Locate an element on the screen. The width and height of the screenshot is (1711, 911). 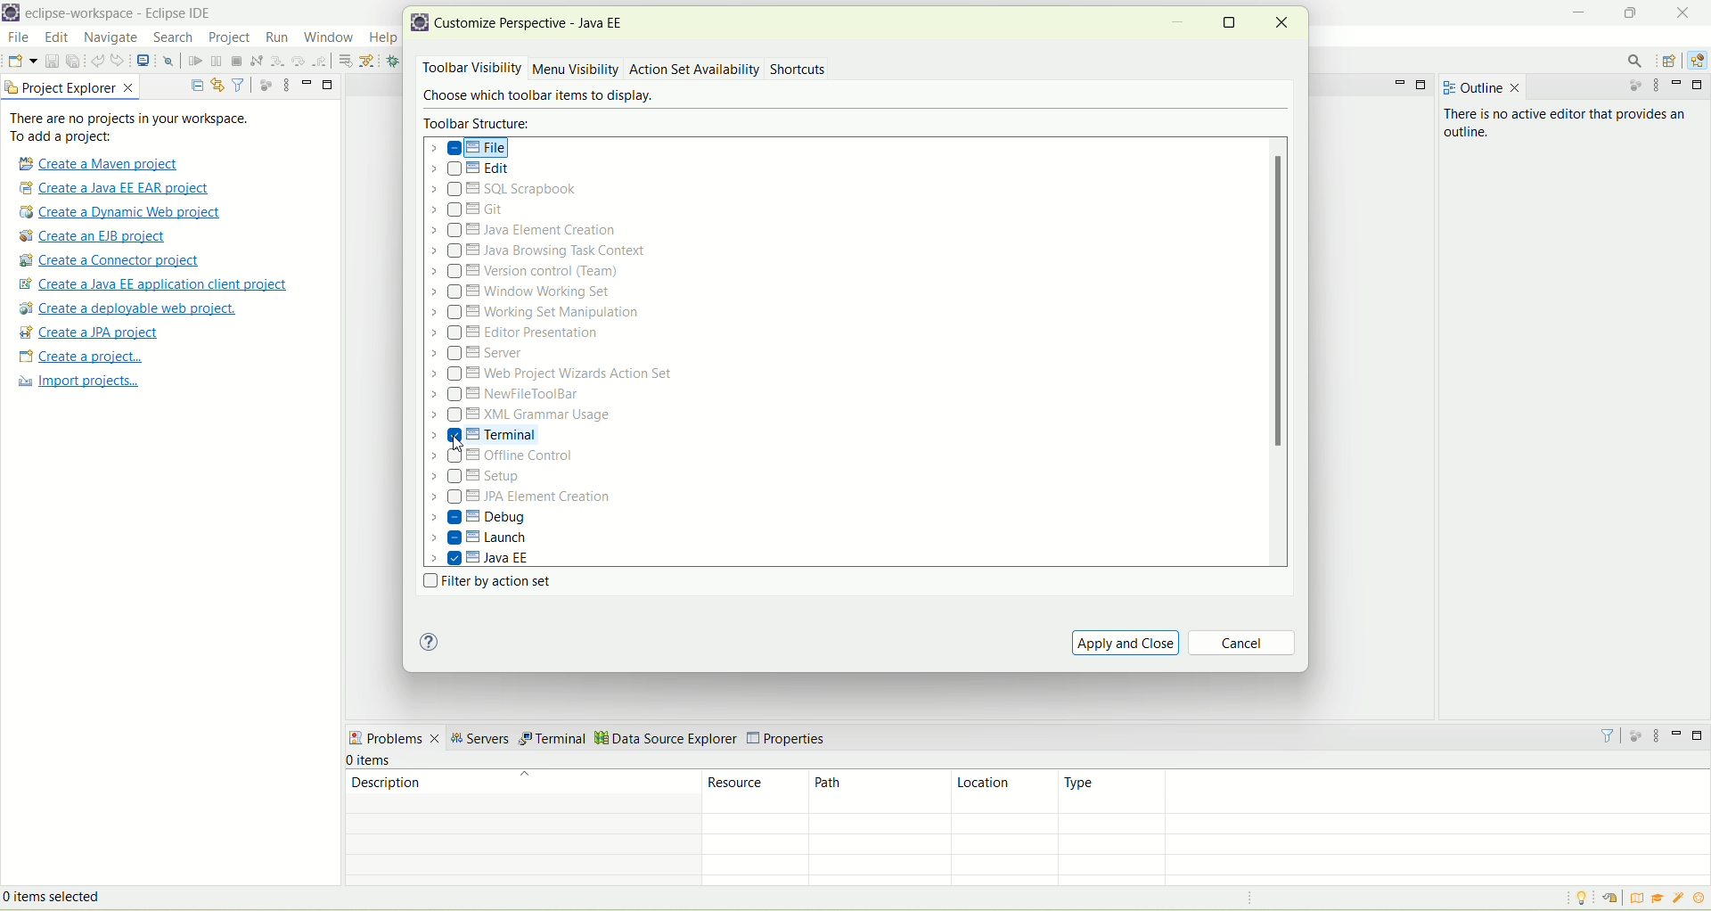
project is located at coordinates (228, 37).